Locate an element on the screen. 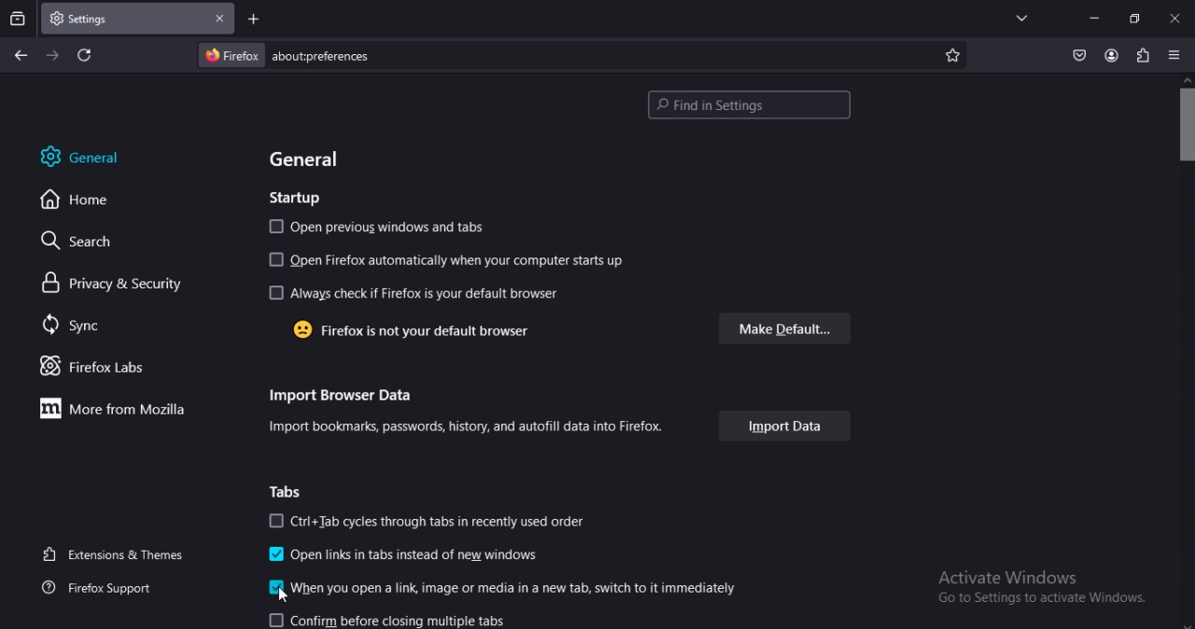  Ctri+Tab cycles through tabs in recently used order is located at coordinates (424, 521).